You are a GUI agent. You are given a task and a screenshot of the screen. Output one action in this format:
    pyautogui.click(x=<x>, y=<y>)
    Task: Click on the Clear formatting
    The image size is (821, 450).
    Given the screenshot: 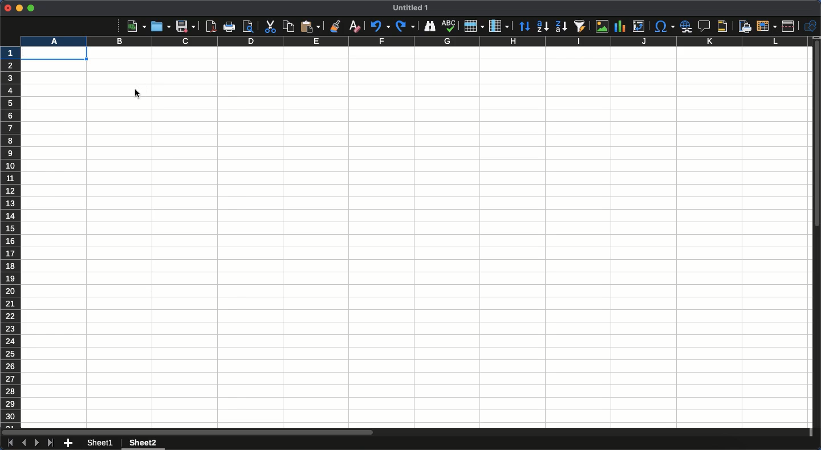 What is the action you would take?
    pyautogui.click(x=355, y=26)
    